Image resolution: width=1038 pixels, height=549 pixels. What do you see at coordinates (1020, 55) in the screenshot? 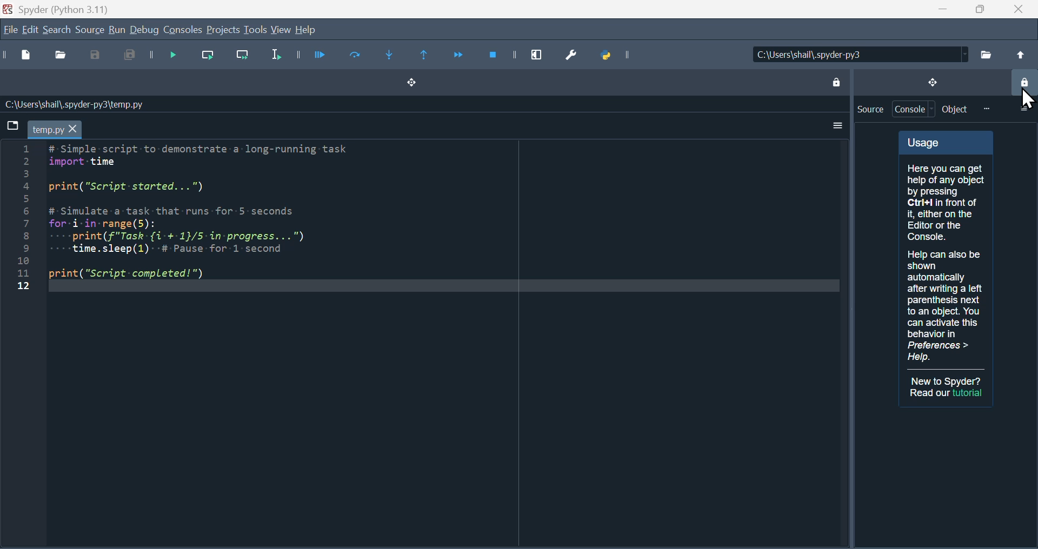
I see `change to parent directory` at bounding box center [1020, 55].